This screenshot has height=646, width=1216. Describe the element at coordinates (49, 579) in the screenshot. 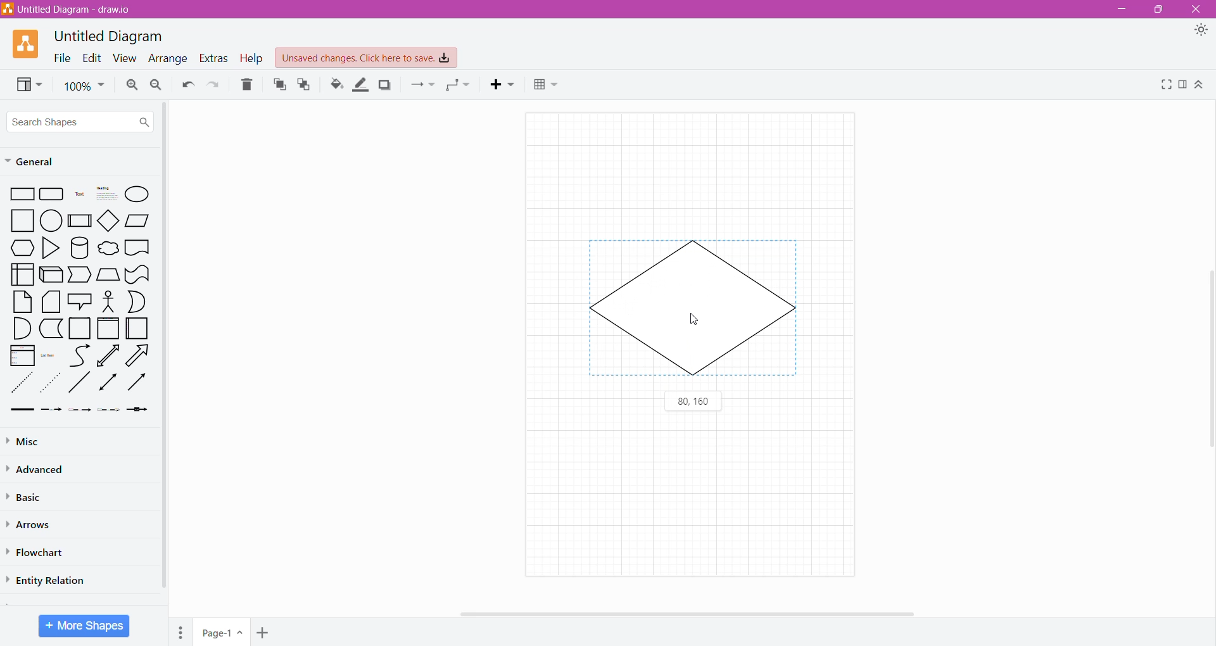

I see `Entity Relation` at that location.